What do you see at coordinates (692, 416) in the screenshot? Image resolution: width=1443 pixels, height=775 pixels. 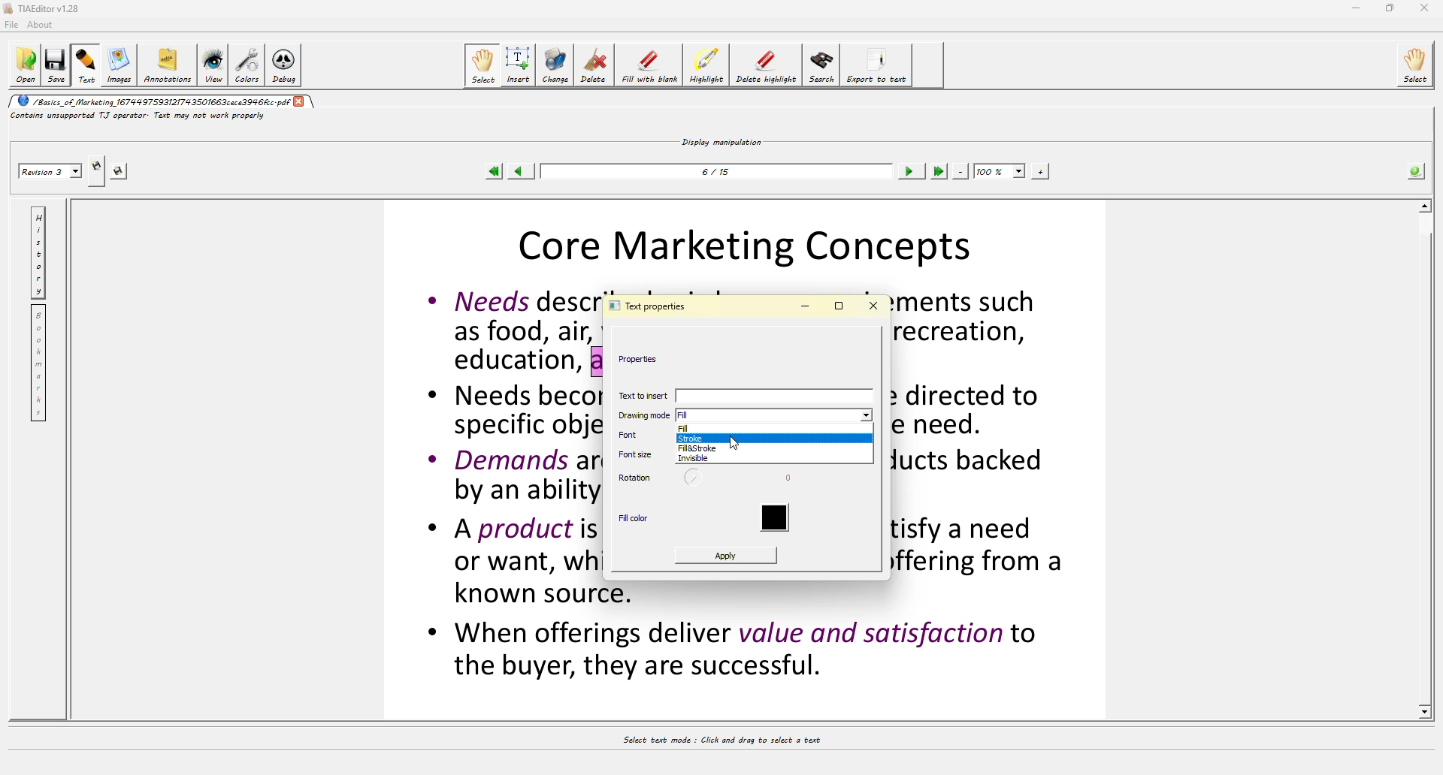 I see `fill` at bounding box center [692, 416].